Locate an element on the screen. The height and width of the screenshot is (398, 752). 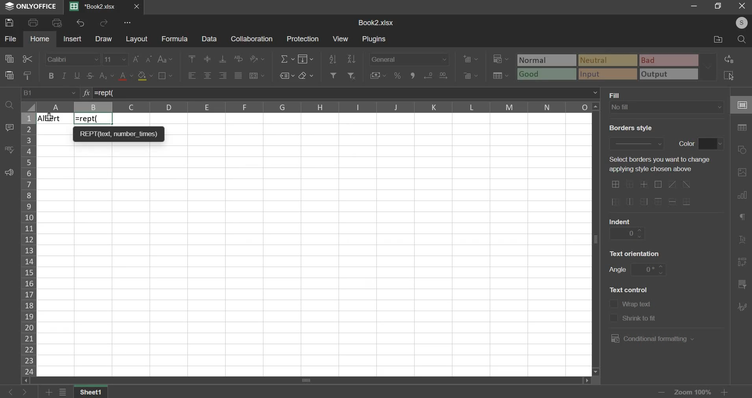
font size increase/decrease is located at coordinates (143, 59).